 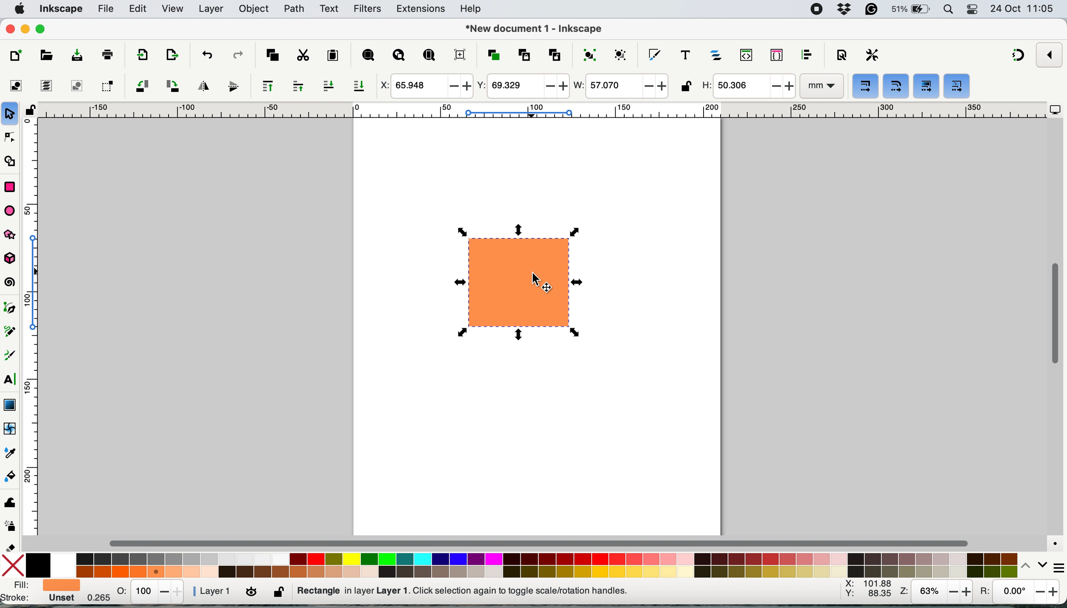 I want to click on y coordinate, so click(x=522, y=86).